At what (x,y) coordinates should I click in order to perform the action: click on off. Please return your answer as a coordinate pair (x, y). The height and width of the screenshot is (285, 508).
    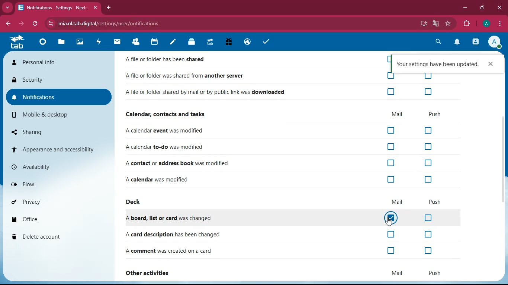
    Looking at the image, I should click on (428, 162).